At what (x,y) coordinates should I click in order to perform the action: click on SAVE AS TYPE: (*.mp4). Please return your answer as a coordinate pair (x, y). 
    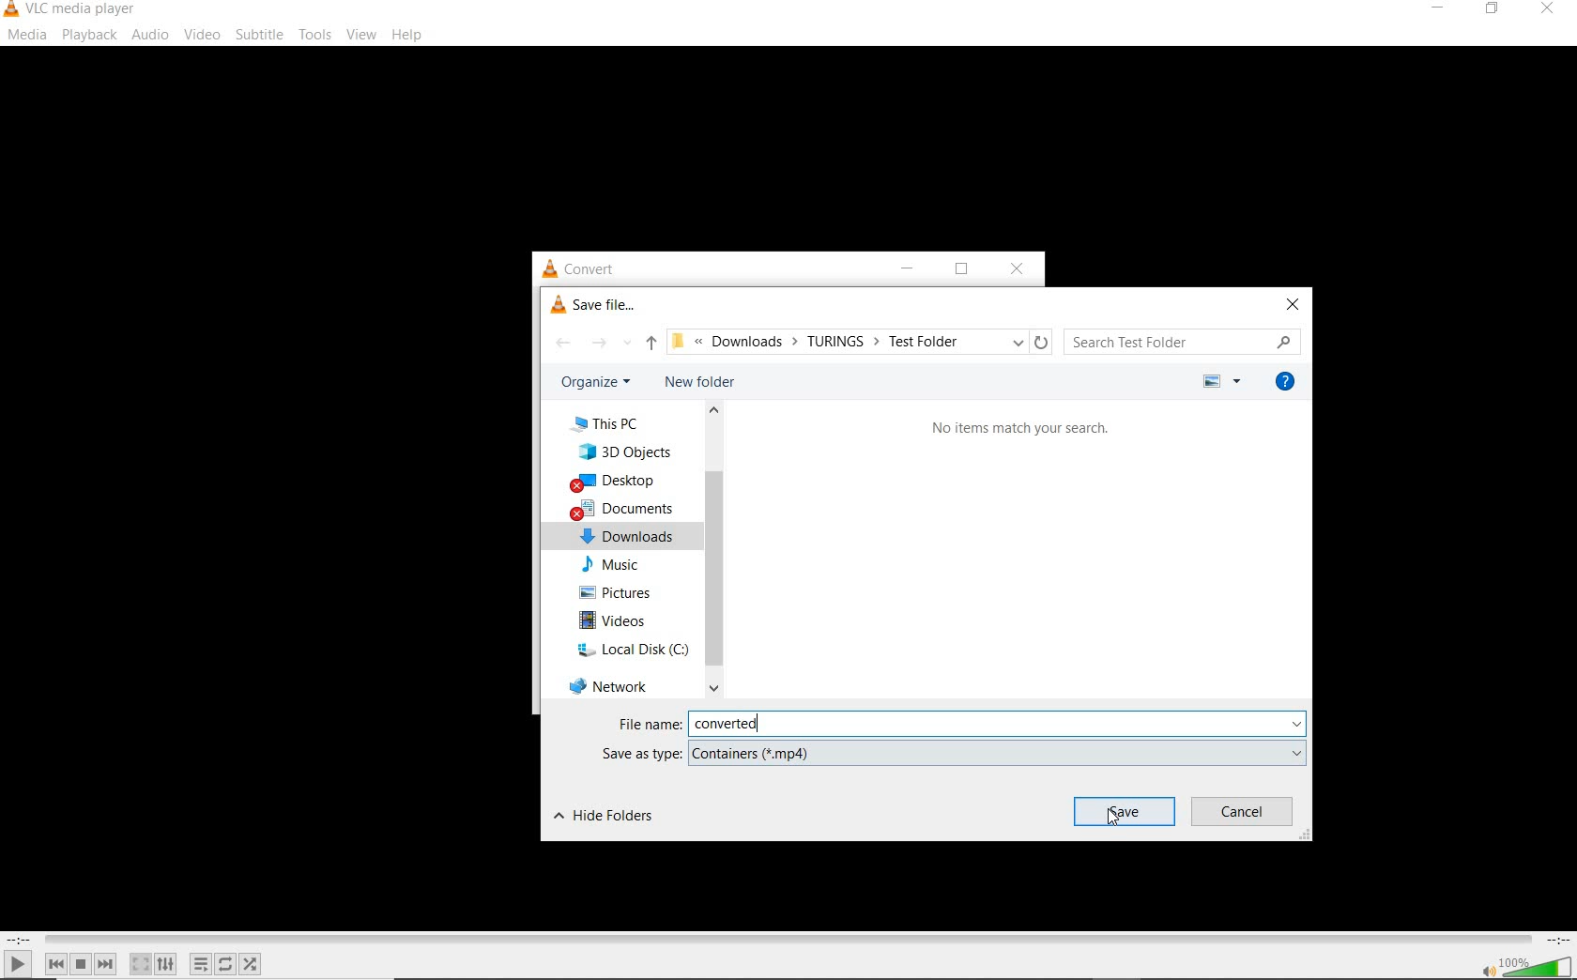
    Looking at the image, I should click on (951, 753).